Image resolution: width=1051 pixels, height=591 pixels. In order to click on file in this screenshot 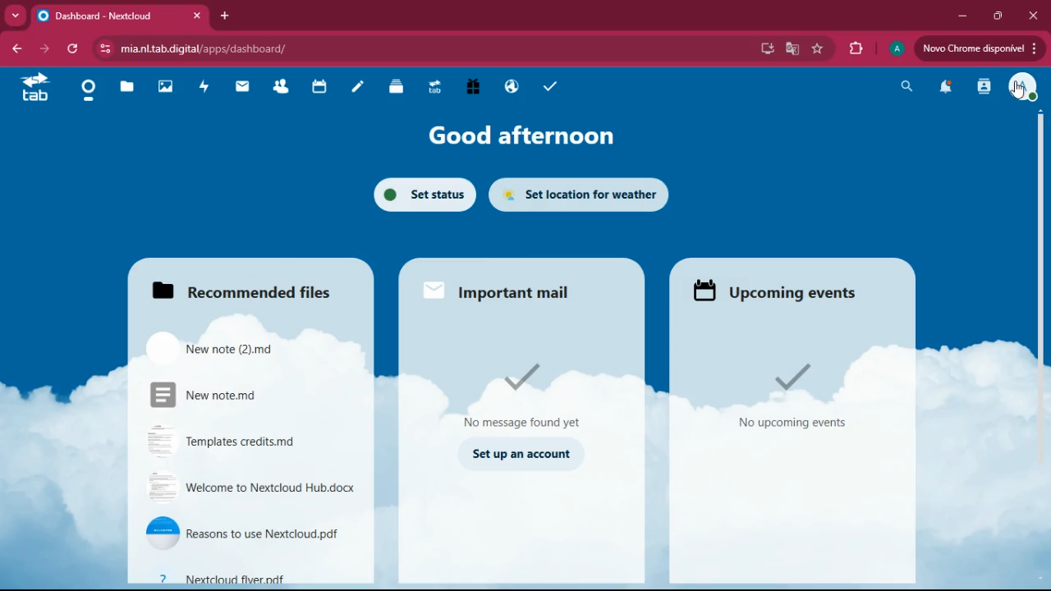, I will do `click(243, 534)`.